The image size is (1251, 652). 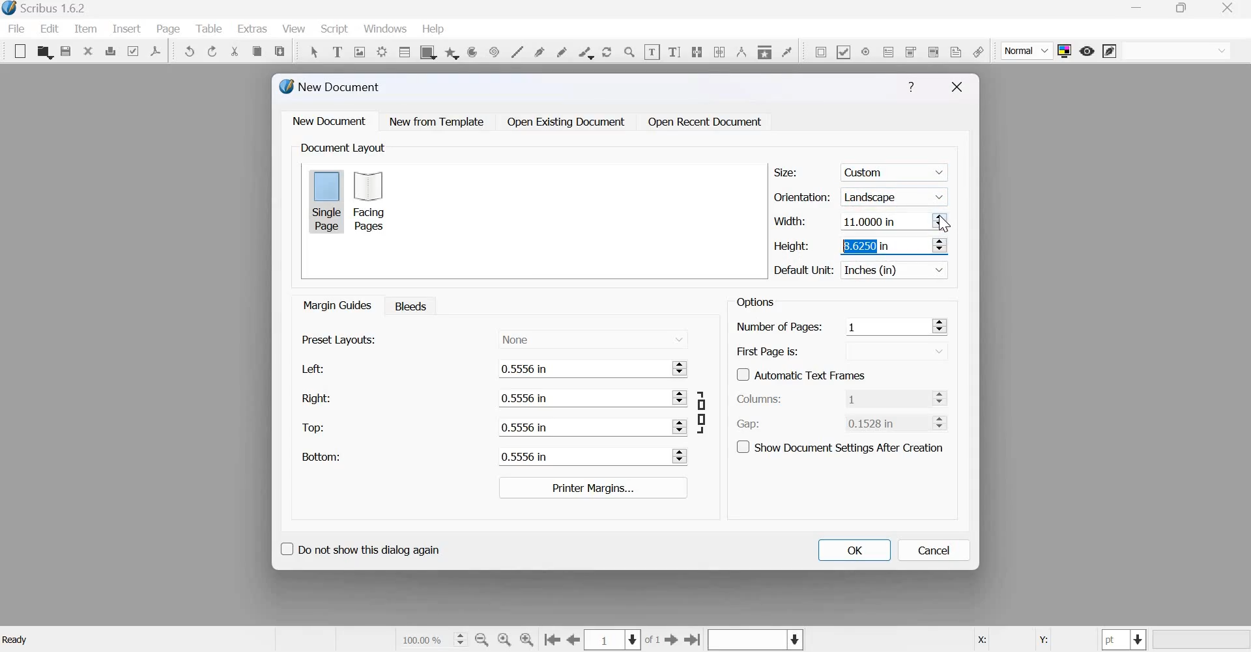 I want to click on extras, so click(x=253, y=29).